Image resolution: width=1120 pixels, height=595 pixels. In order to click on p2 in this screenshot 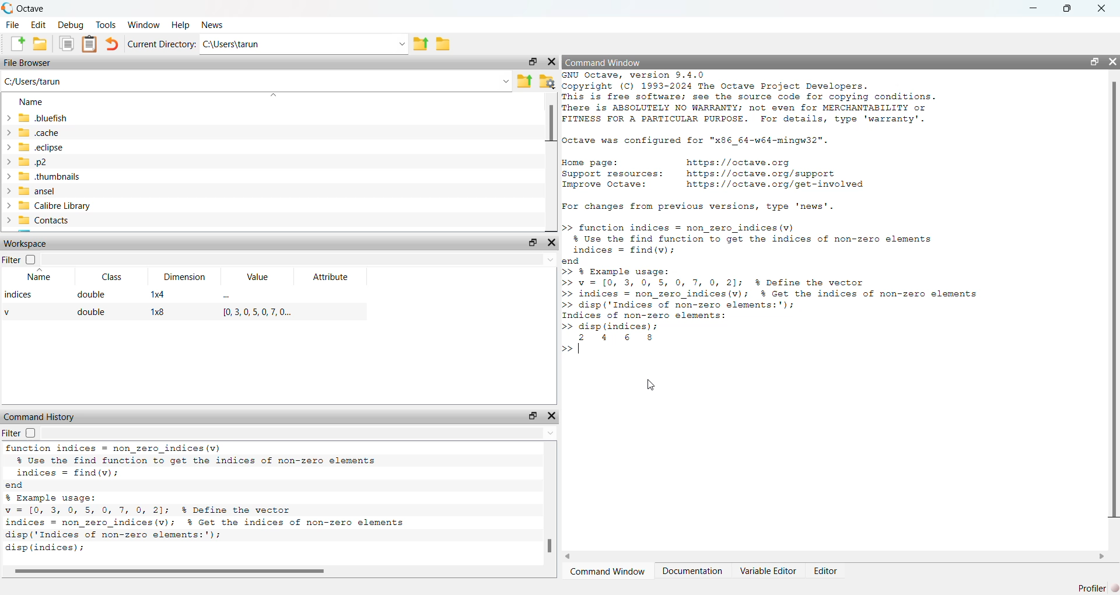, I will do `click(30, 163)`.